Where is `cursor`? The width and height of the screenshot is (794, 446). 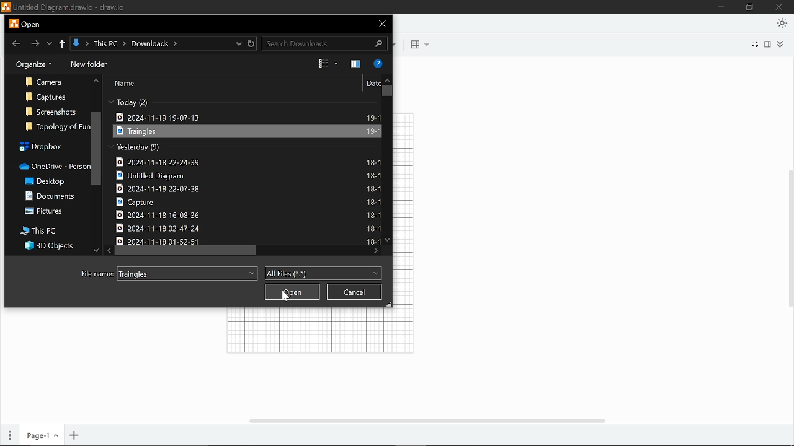 cursor is located at coordinates (287, 296).